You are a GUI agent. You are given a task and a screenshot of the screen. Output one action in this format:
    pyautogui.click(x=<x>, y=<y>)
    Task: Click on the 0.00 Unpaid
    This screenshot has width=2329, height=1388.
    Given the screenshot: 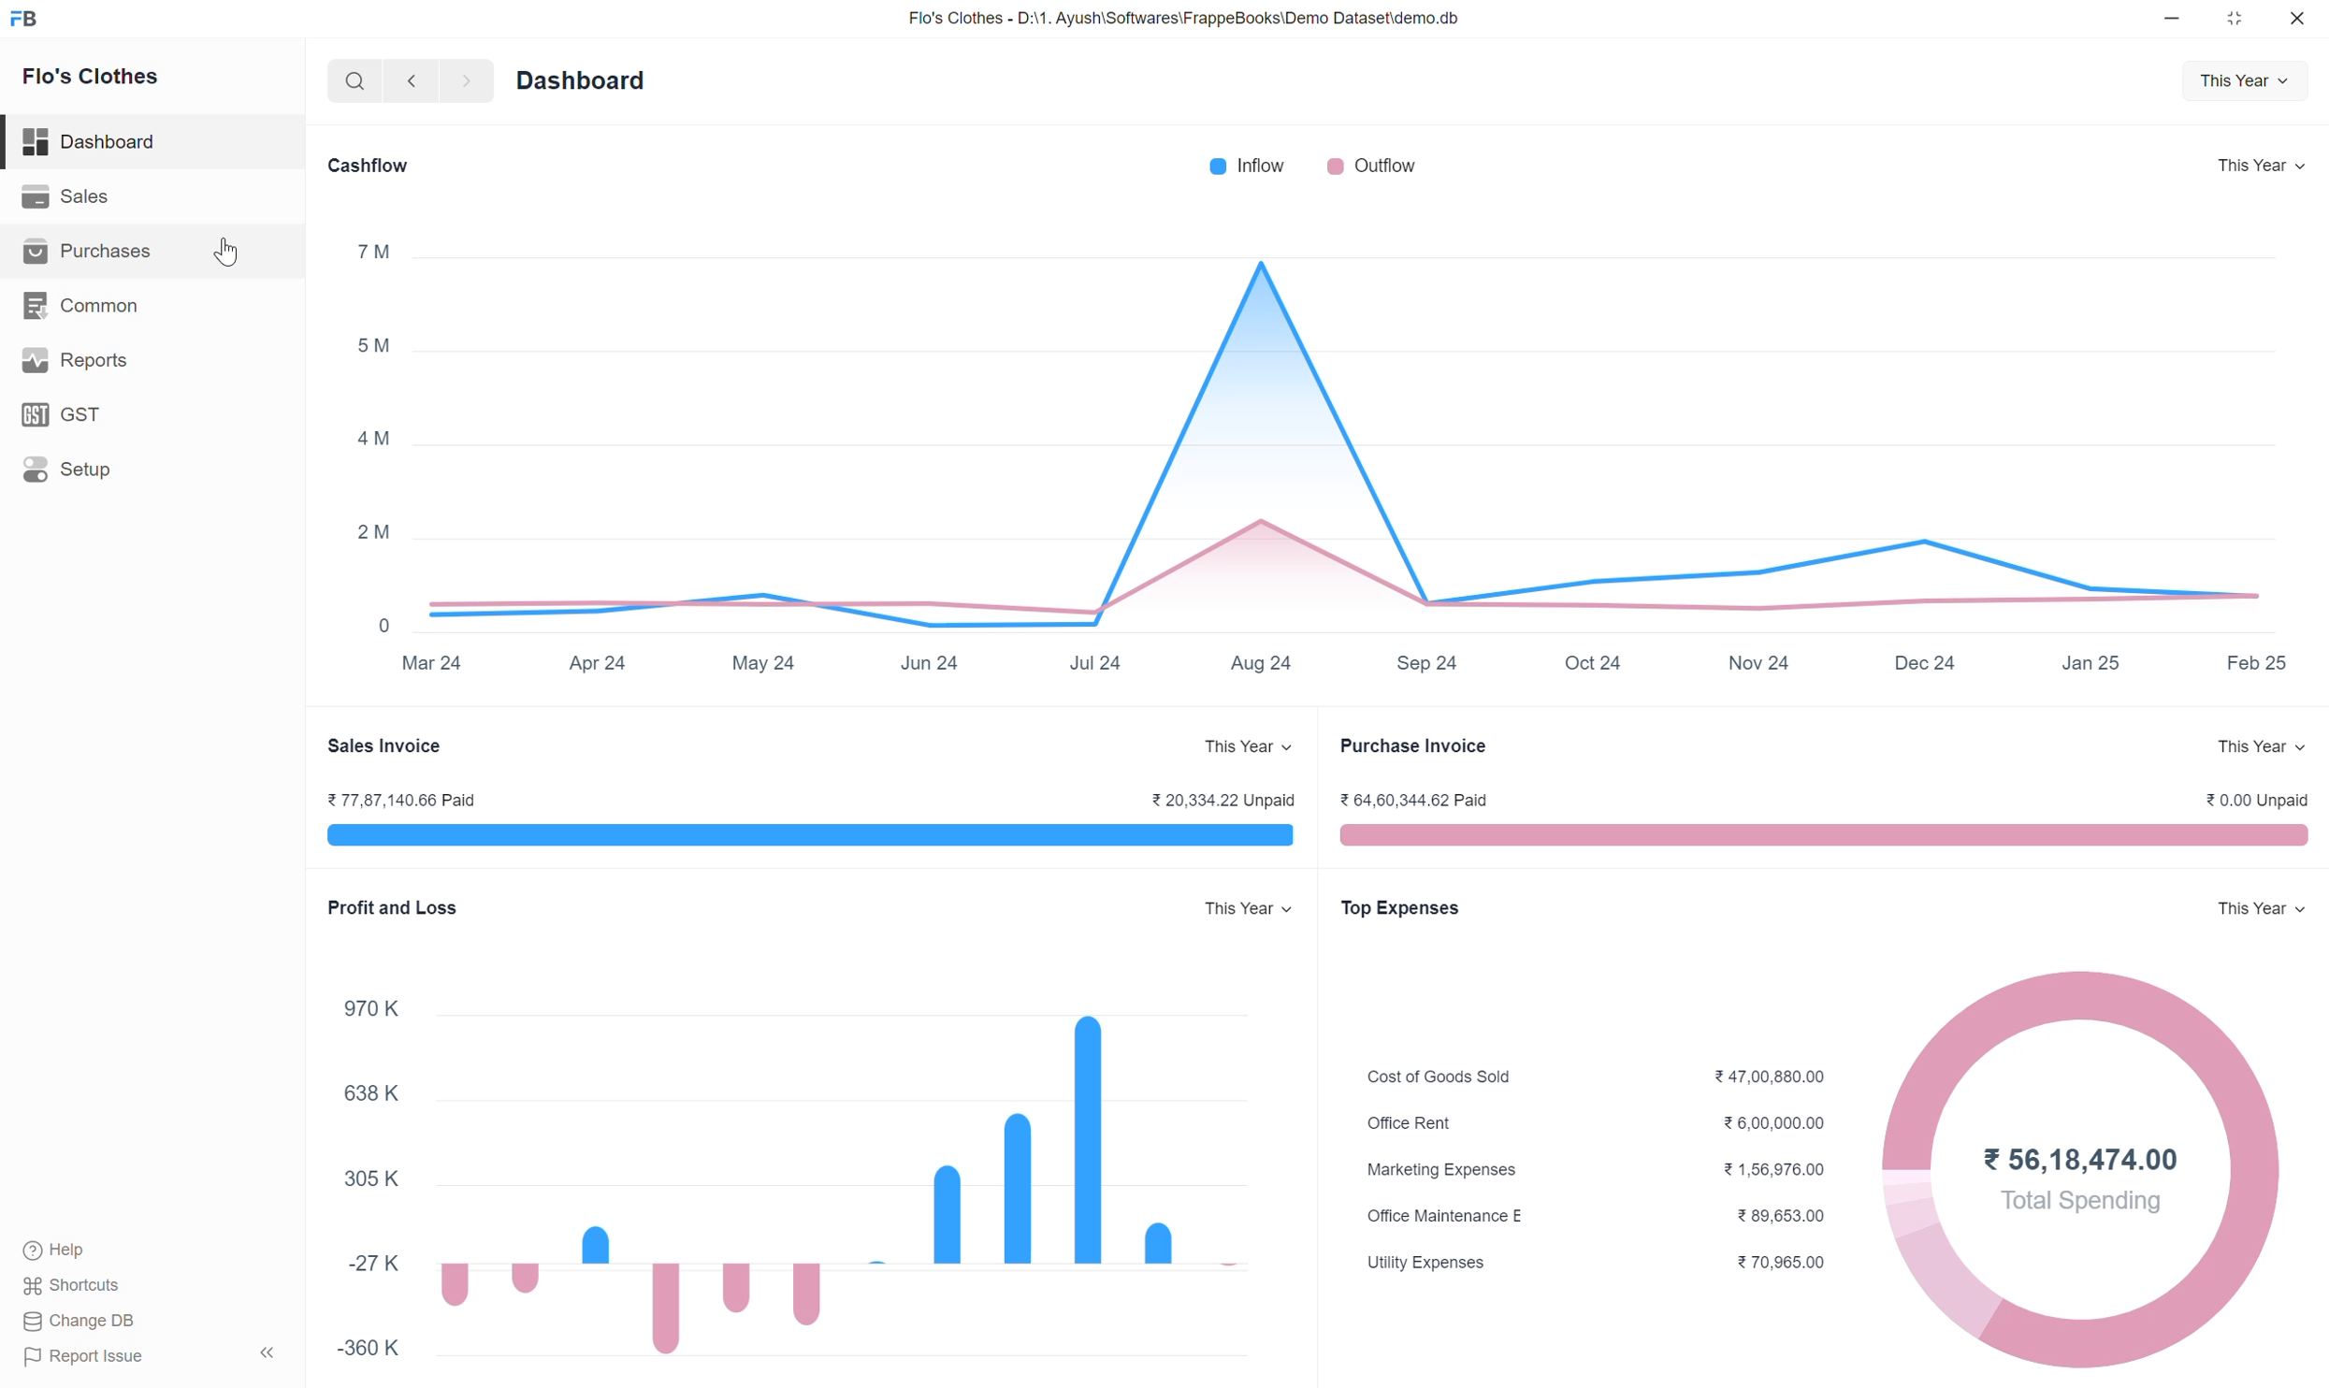 What is the action you would take?
    pyautogui.click(x=2255, y=800)
    